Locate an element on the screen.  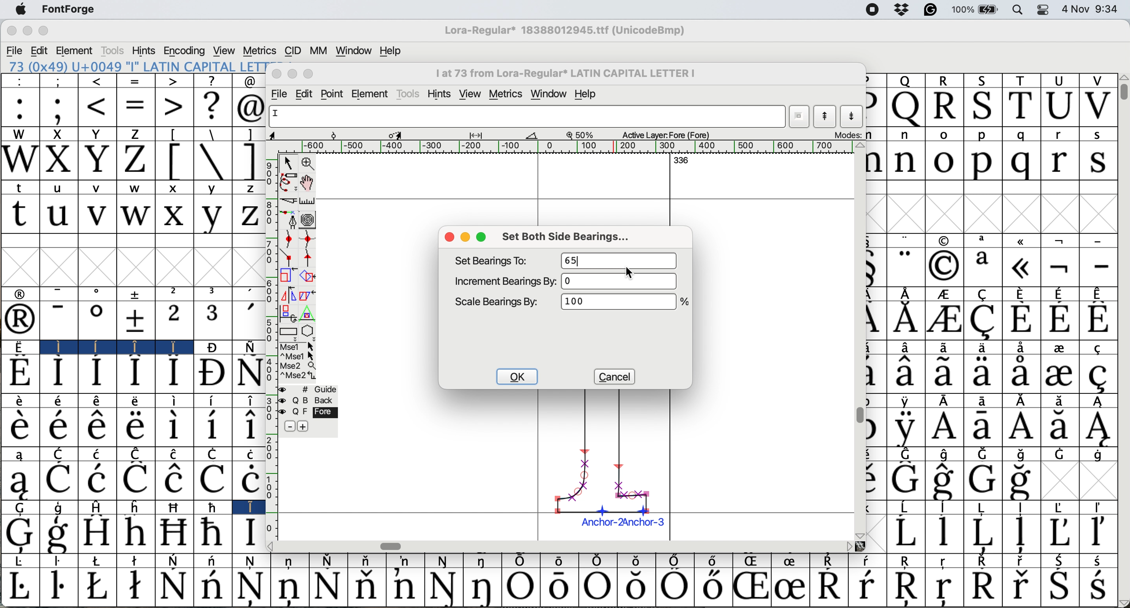
Symbol is located at coordinates (1098, 587).